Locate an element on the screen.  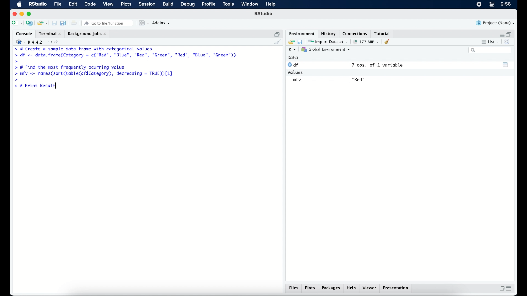
addins is located at coordinates (162, 23).